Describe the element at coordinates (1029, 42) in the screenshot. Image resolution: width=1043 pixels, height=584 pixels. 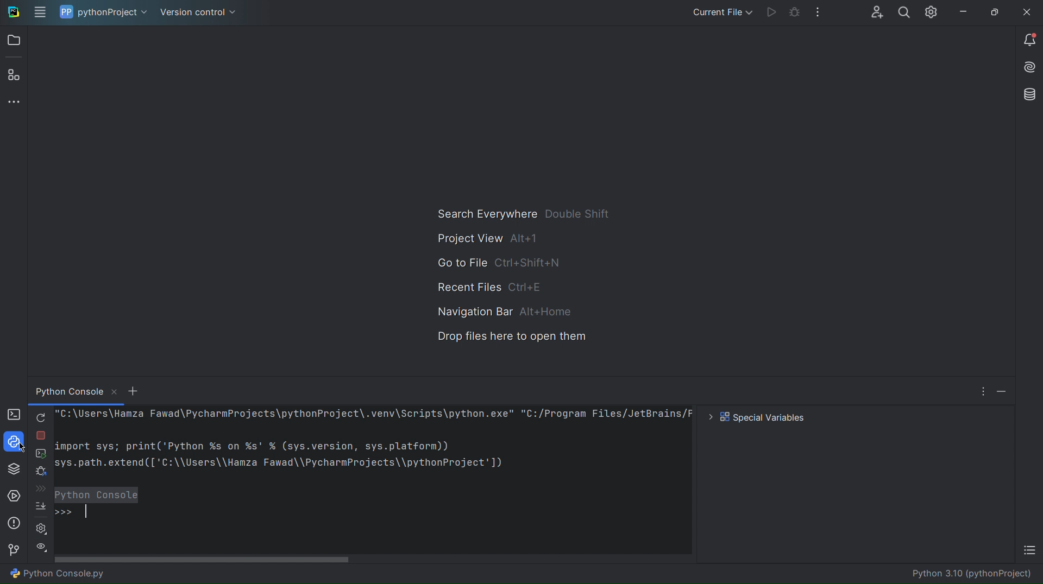
I see `Notifications` at that location.